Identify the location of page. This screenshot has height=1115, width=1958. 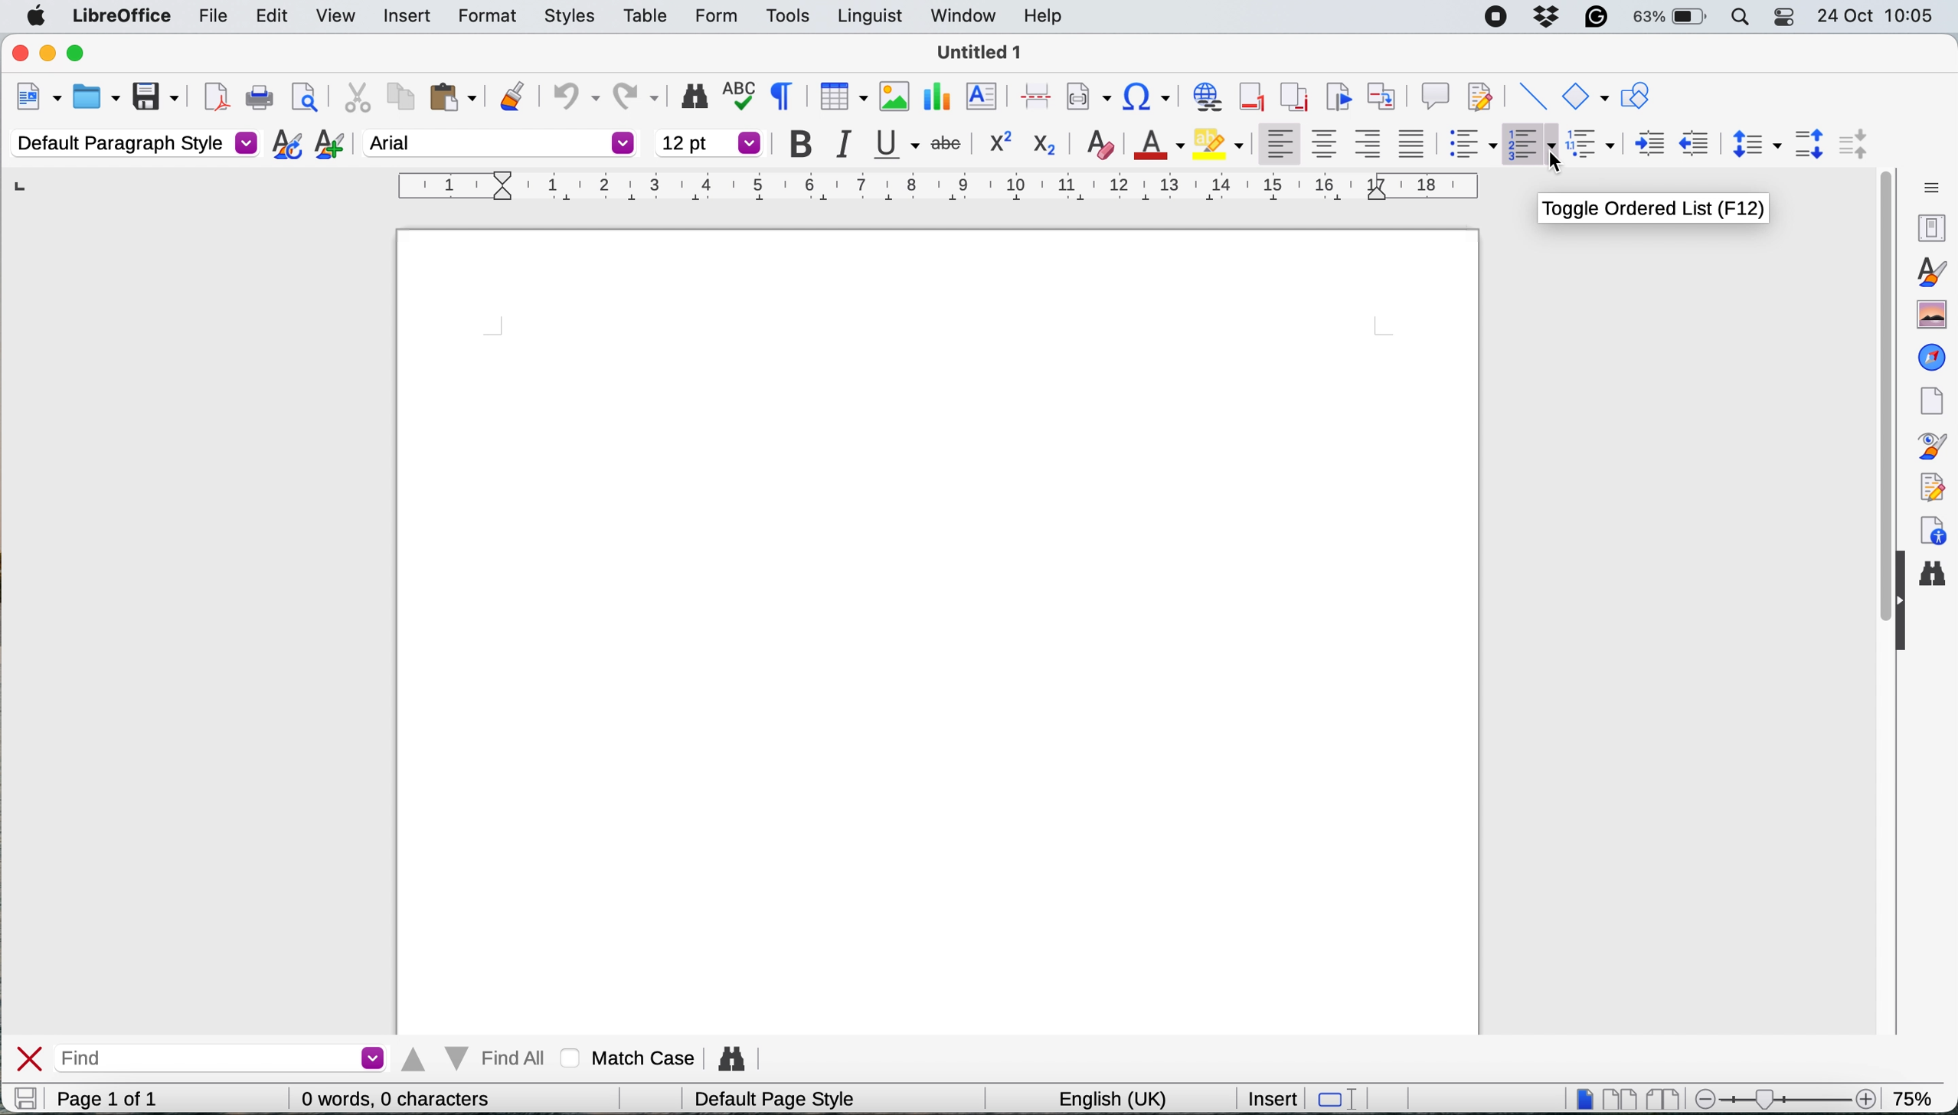
(1929, 398).